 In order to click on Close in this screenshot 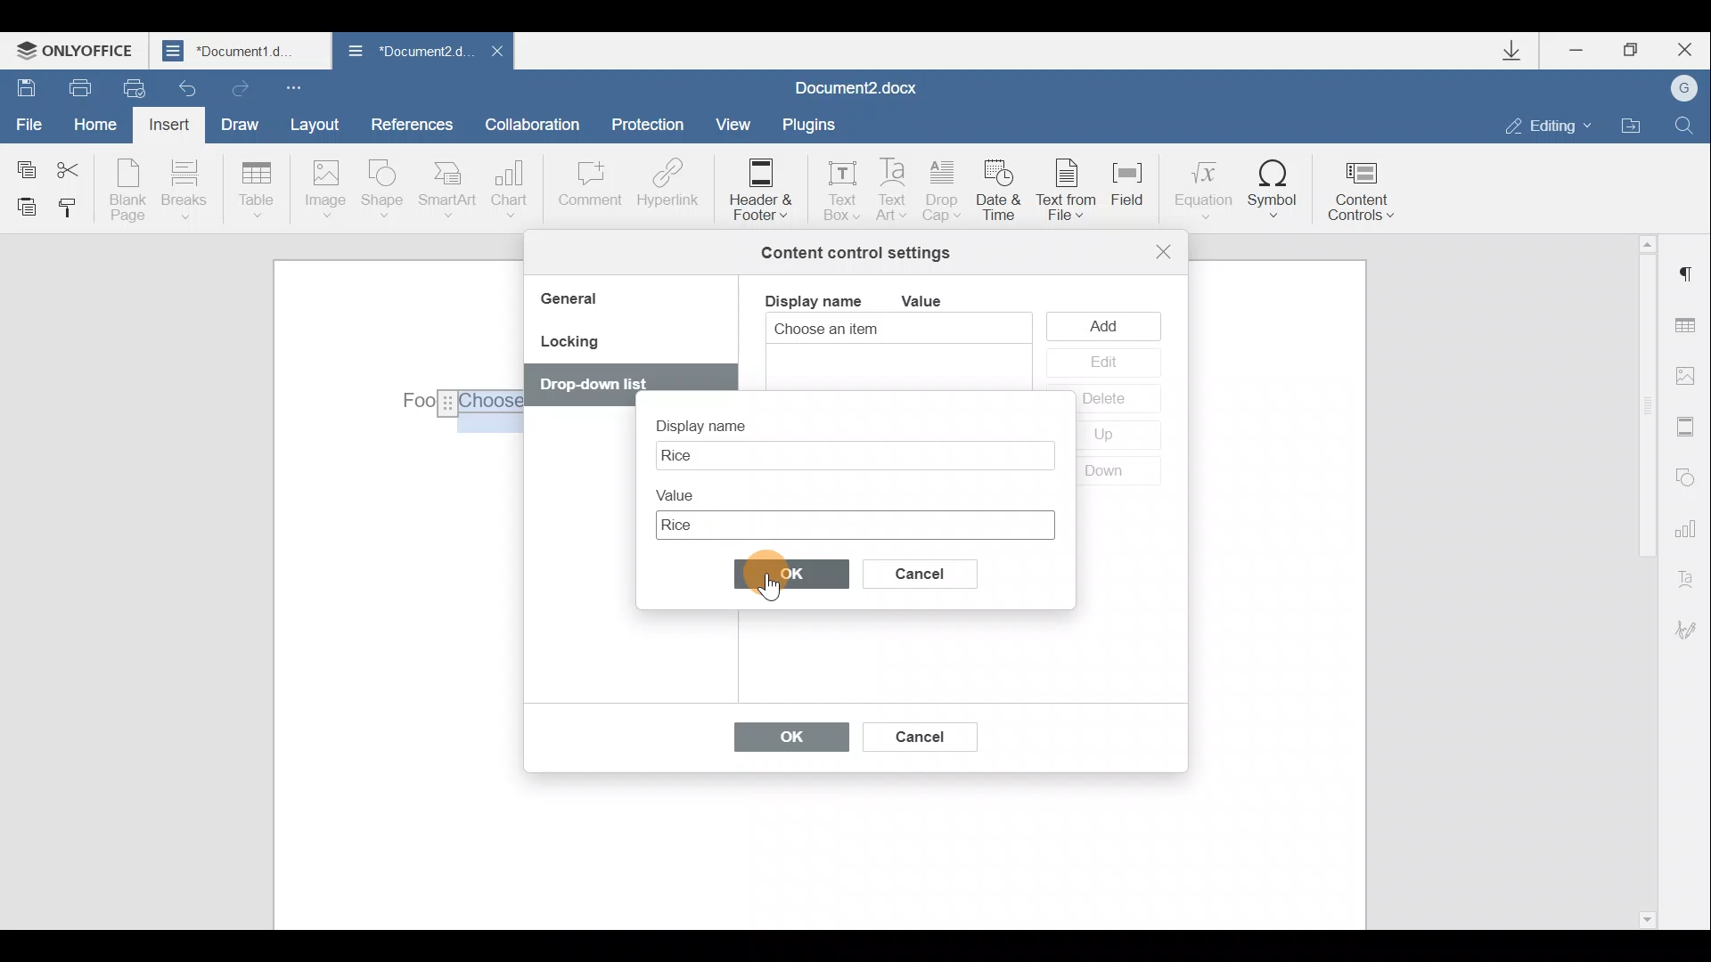, I will do `click(1164, 251)`.